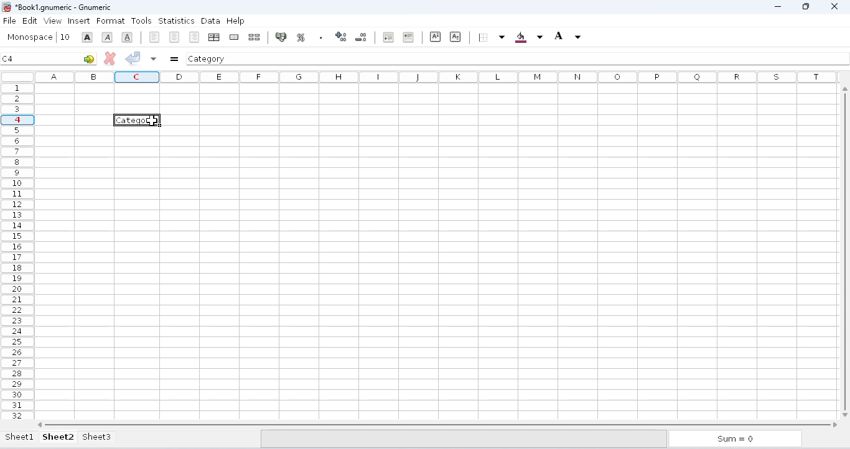 This screenshot has width=850, height=449. Describe the element at coordinates (9, 21) in the screenshot. I see `file` at that location.